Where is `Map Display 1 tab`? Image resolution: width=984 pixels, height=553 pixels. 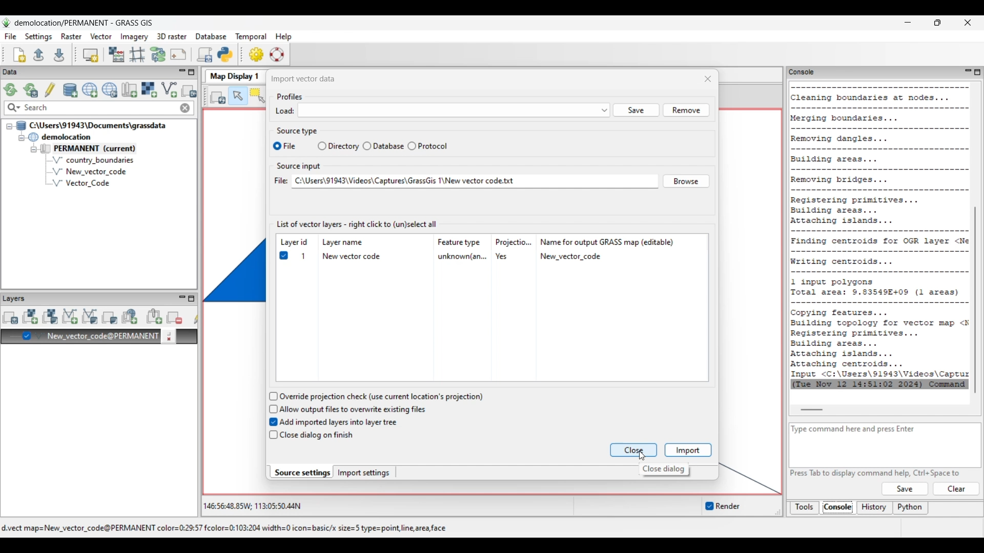 Map Display 1 tab is located at coordinates (233, 75).